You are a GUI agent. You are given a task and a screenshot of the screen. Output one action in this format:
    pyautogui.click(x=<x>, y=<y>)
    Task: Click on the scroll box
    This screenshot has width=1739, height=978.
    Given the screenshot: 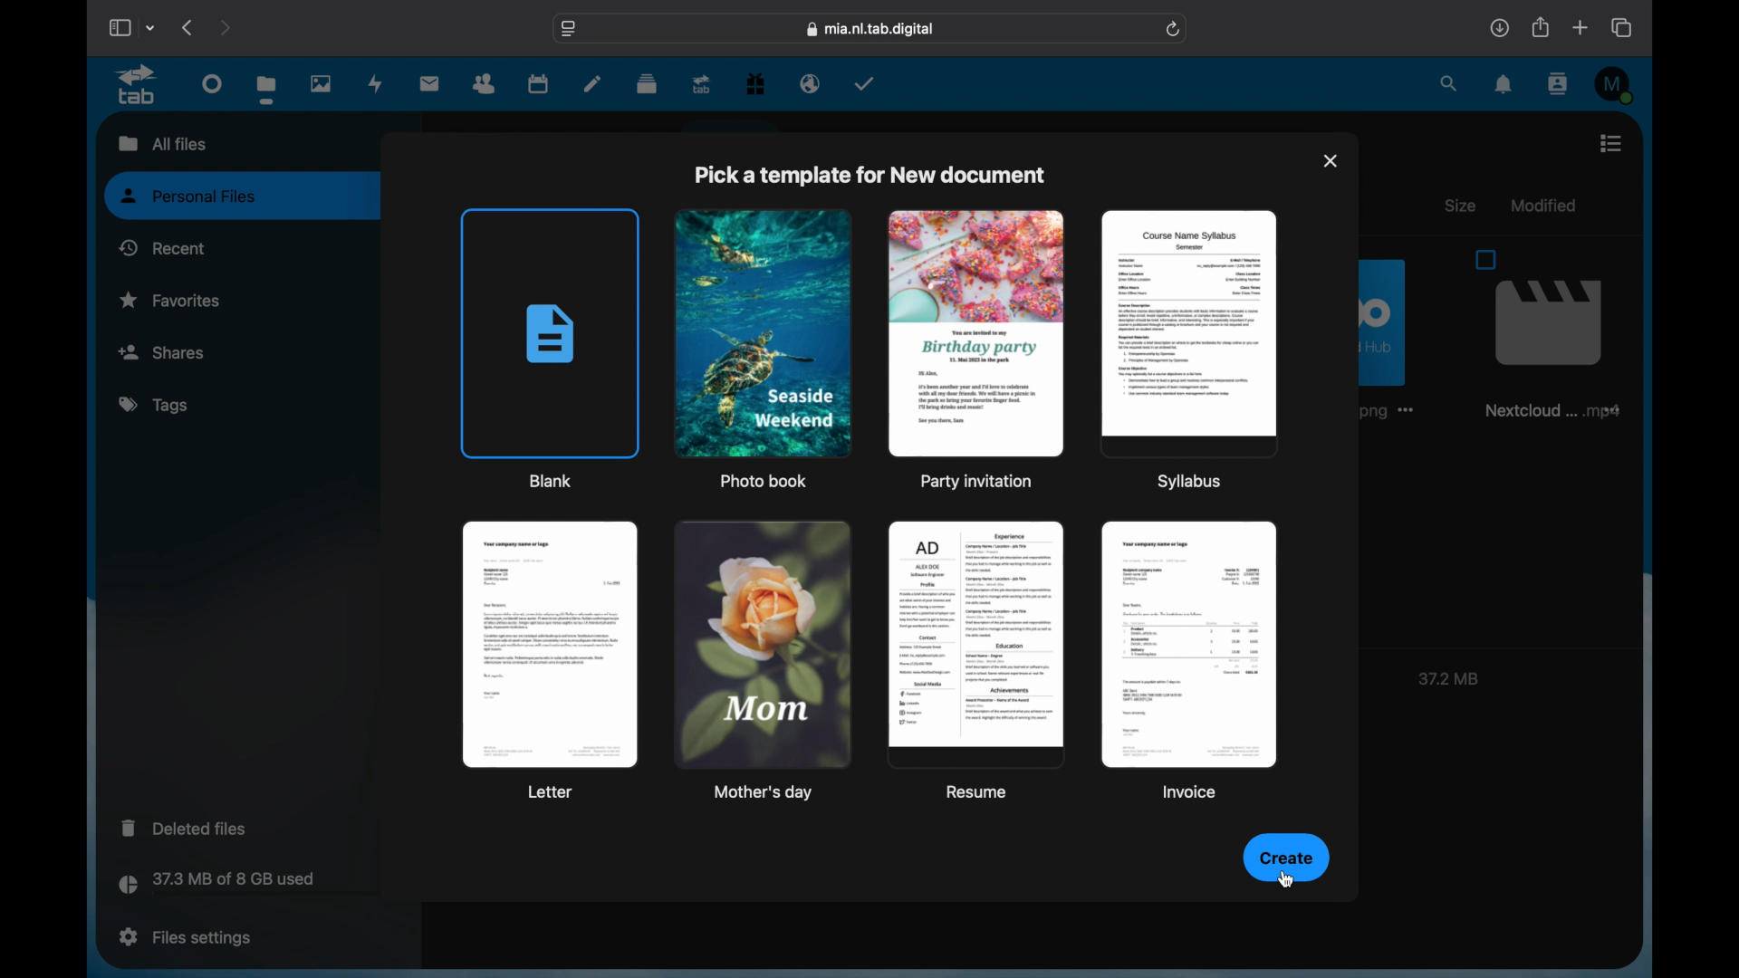 What is the action you would take?
    pyautogui.click(x=1639, y=534)
    